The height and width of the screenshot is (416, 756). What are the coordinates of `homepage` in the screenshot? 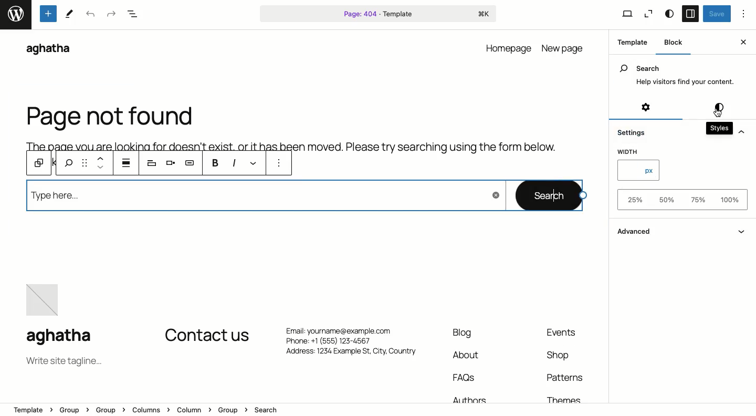 It's located at (509, 47).